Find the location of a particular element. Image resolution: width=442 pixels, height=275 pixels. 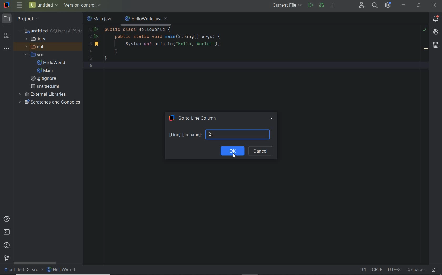

file name is located at coordinates (147, 19).